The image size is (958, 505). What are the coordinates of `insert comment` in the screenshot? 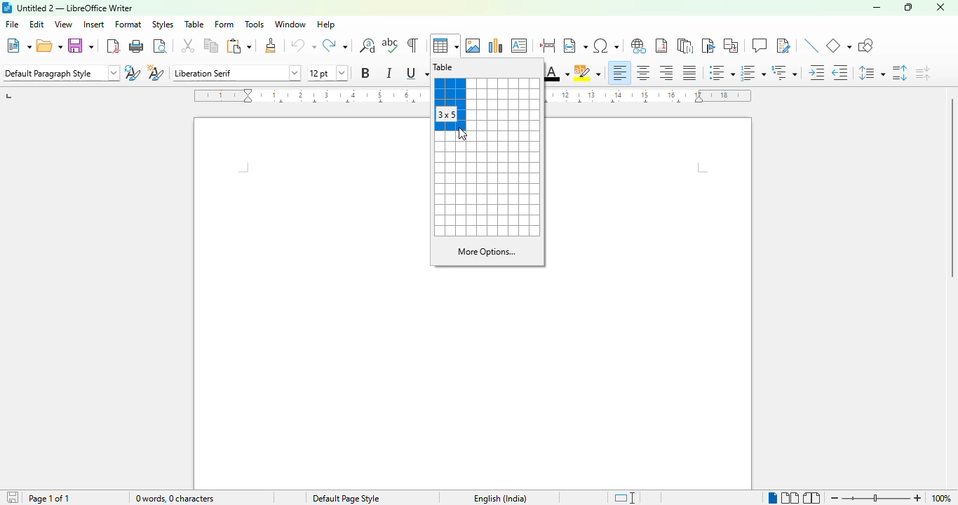 It's located at (760, 45).